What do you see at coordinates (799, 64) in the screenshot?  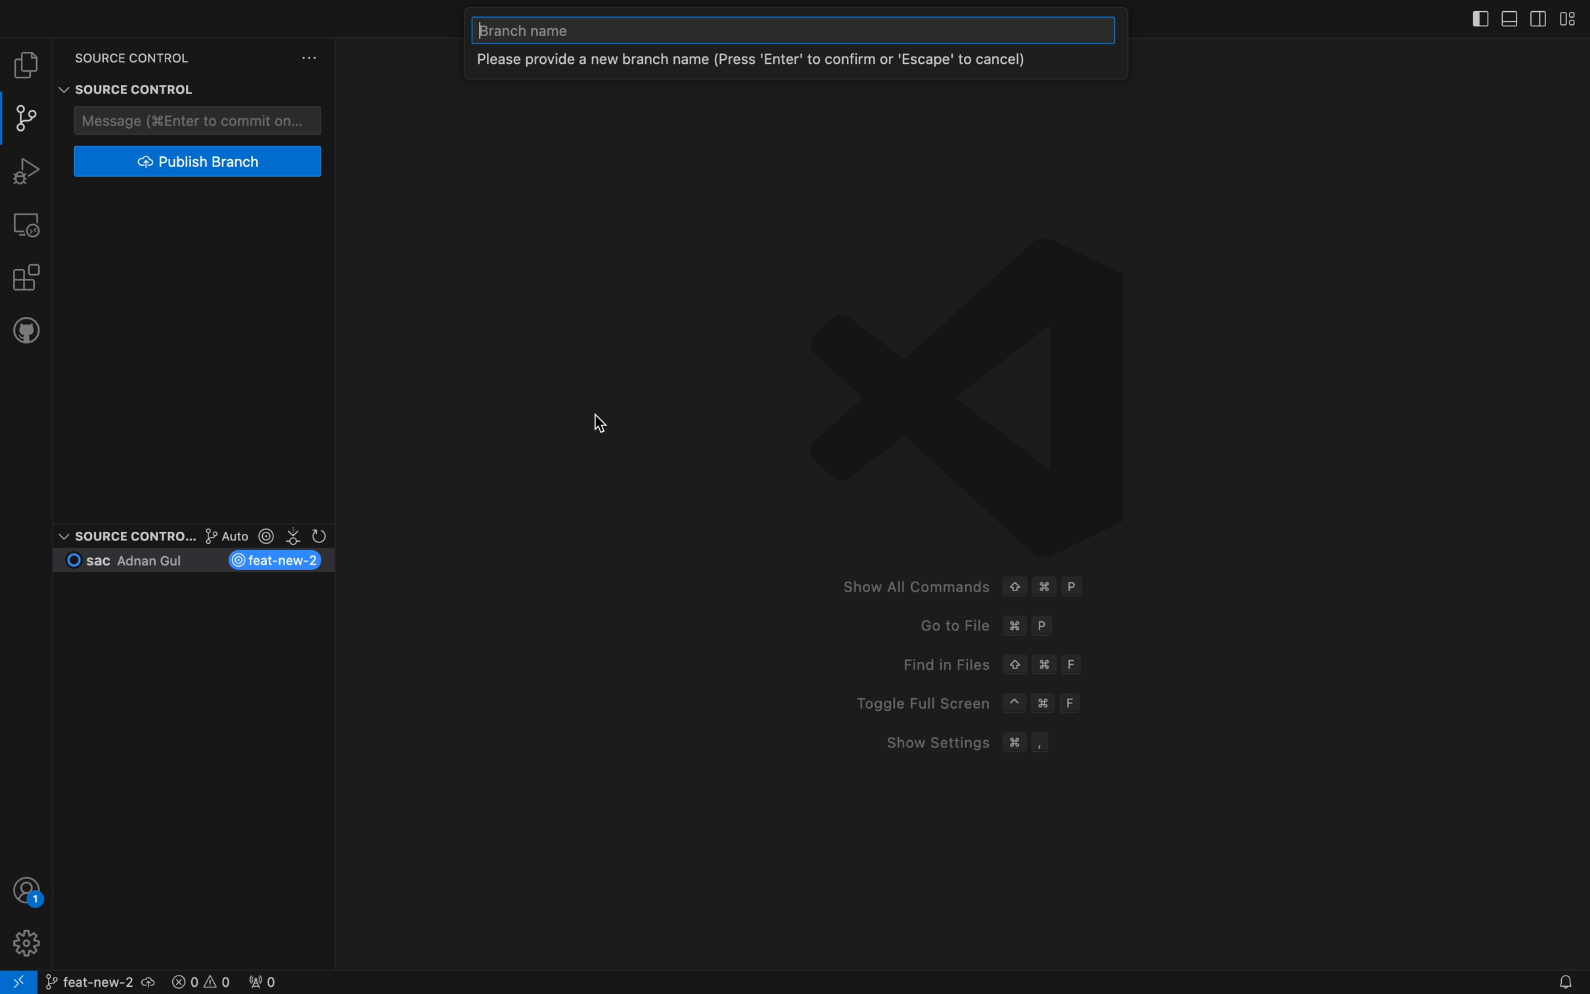 I see `branch message` at bounding box center [799, 64].